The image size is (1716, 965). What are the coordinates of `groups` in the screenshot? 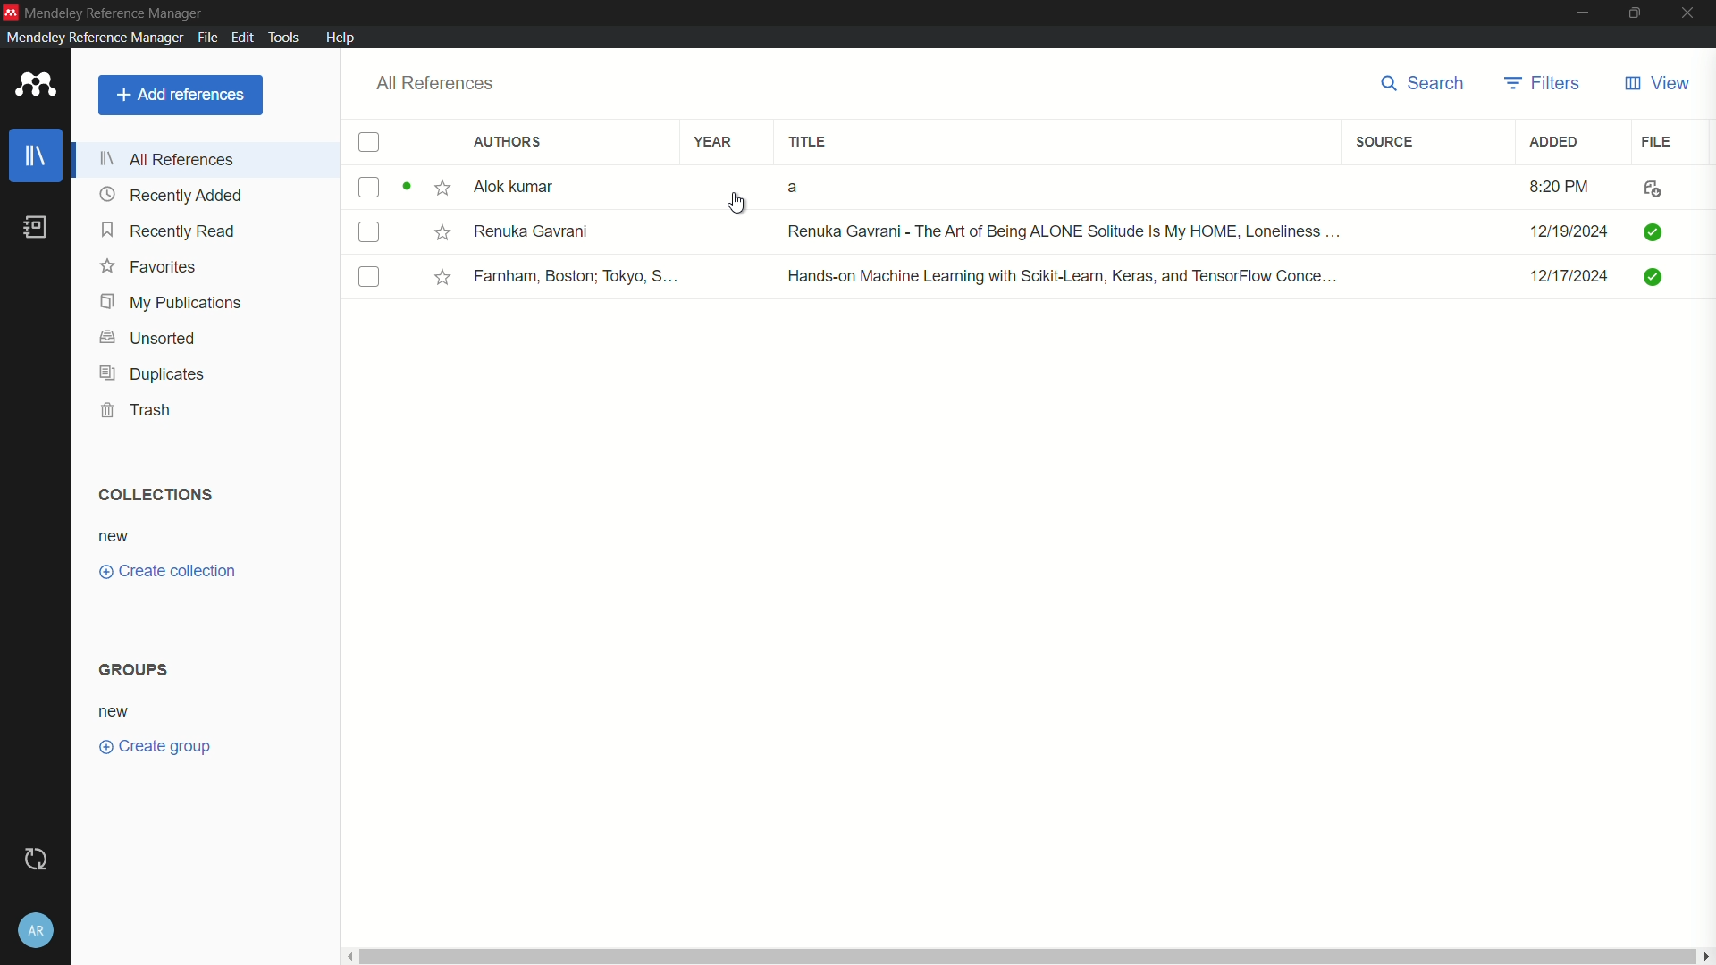 It's located at (137, 668).